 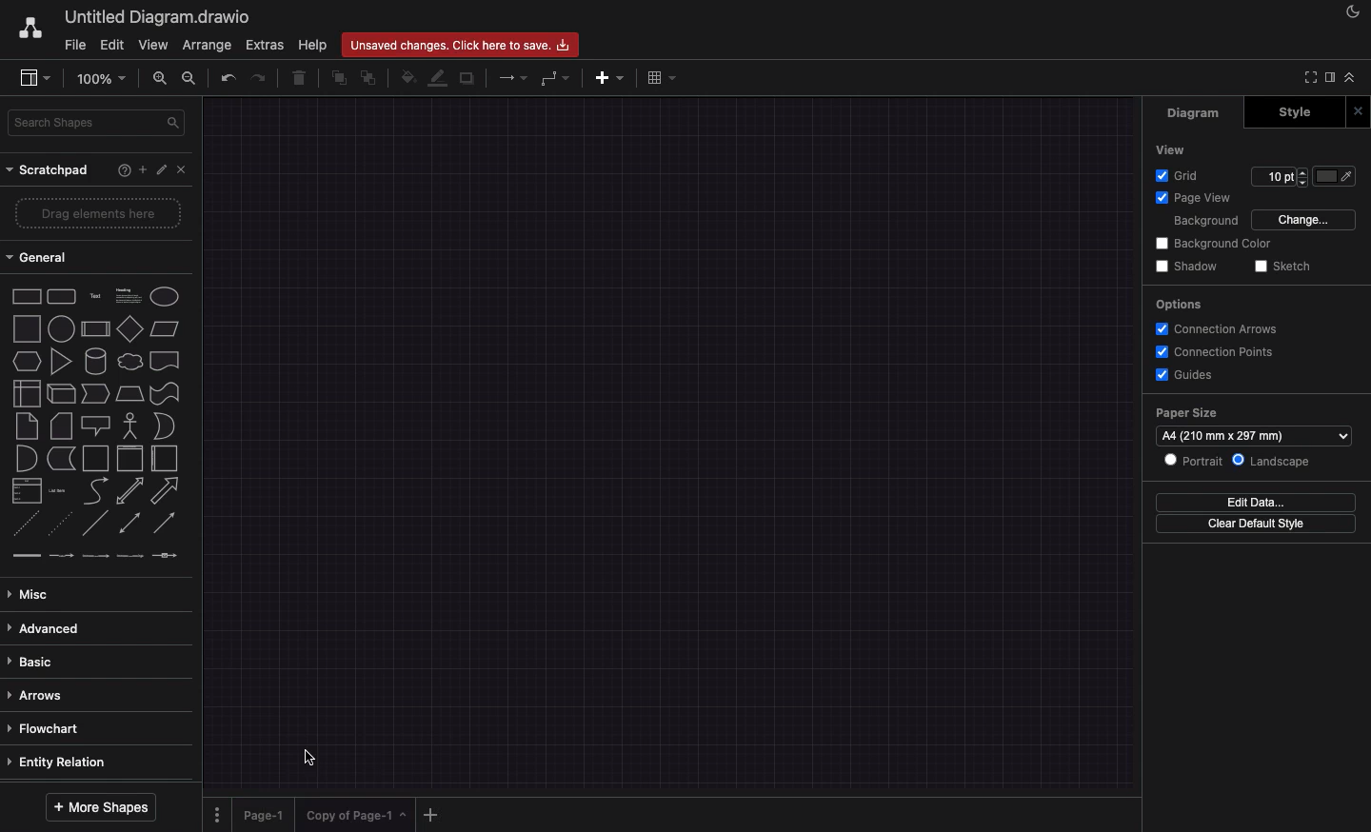 What do you see at coordinates (93, 123) in the screenshot?
I see `search shapes` at bounding box center [93, 123].